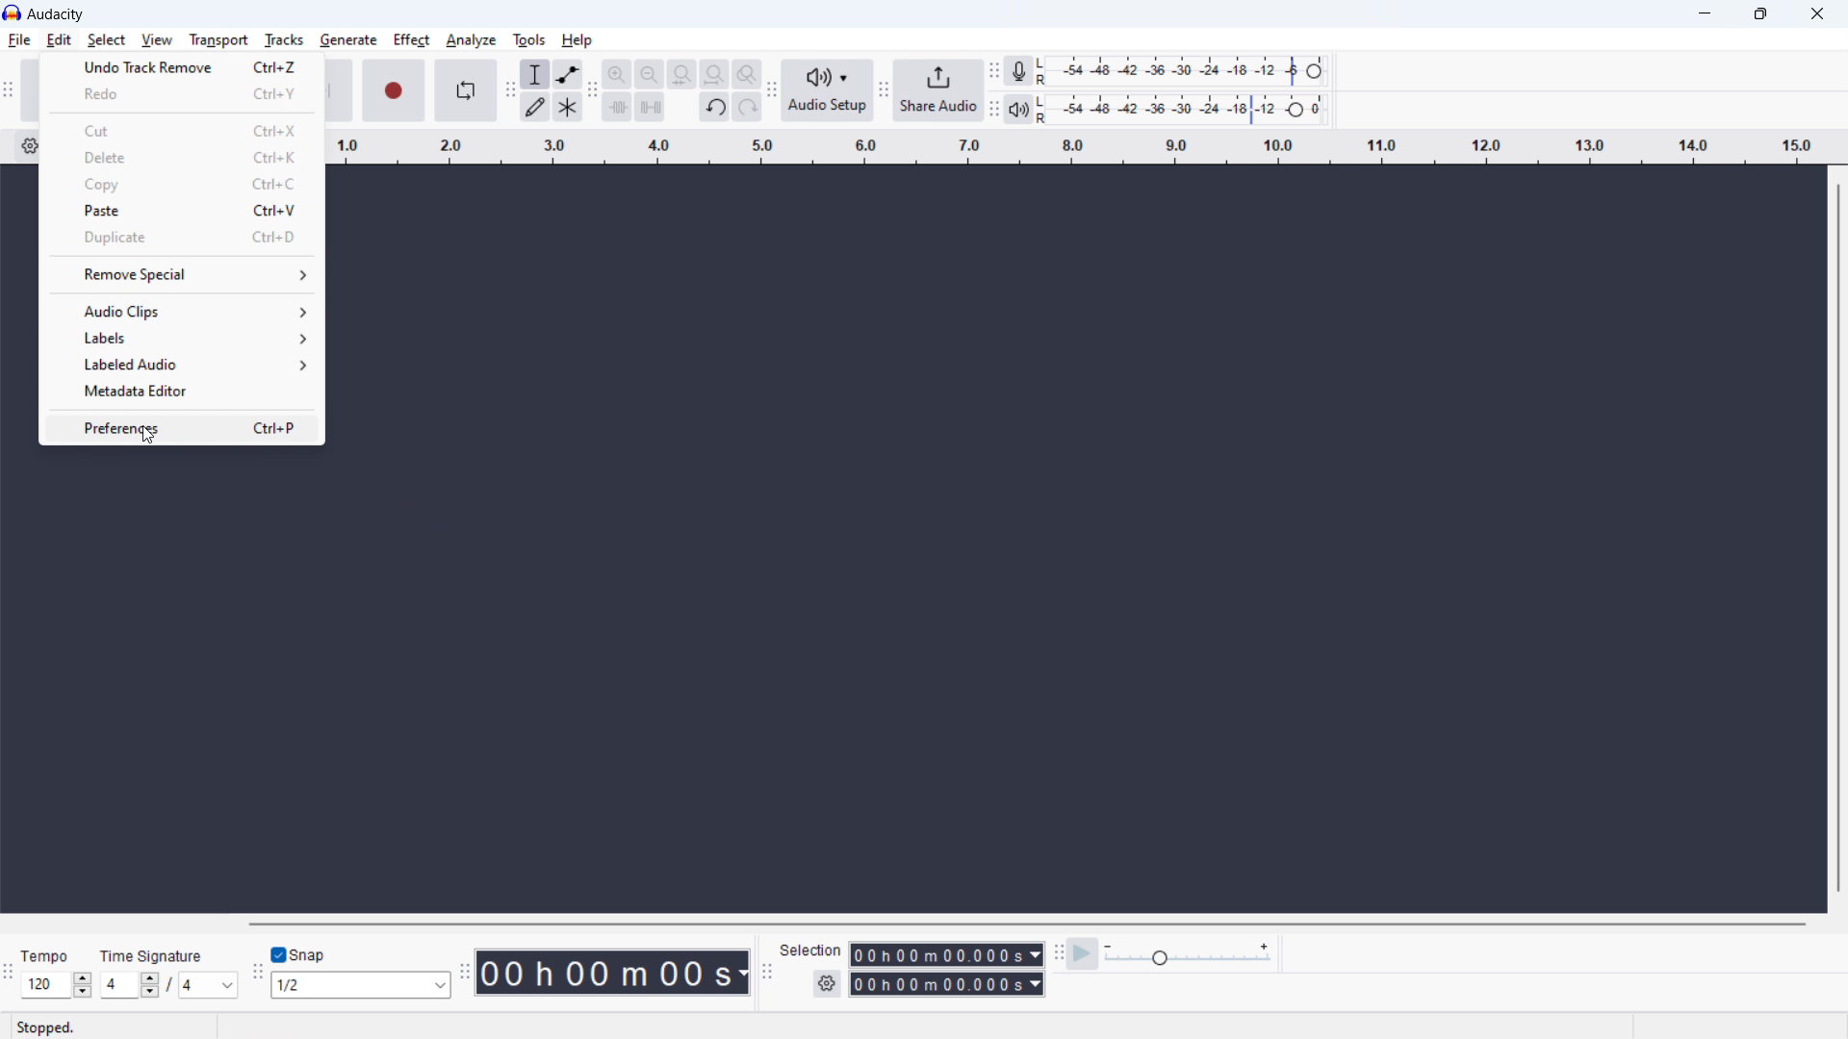  I want to click on Vertical scroll bar, so click(1835, 541).